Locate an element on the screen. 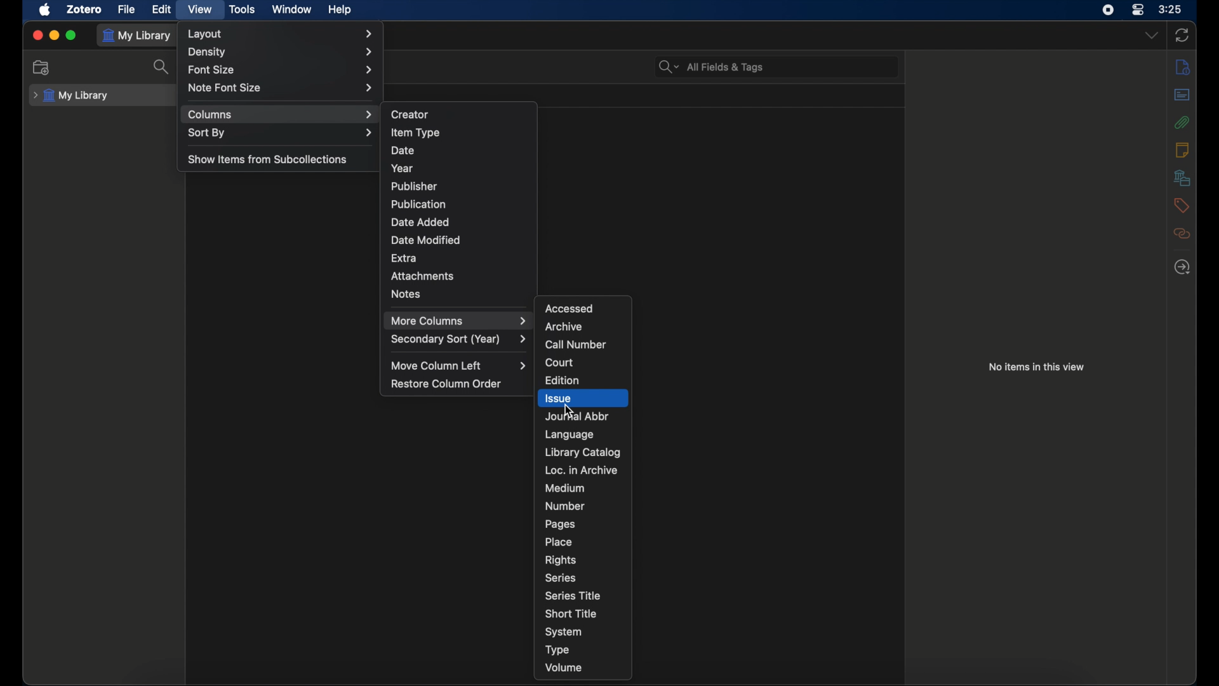  tools is located at coordinates (243, 10).